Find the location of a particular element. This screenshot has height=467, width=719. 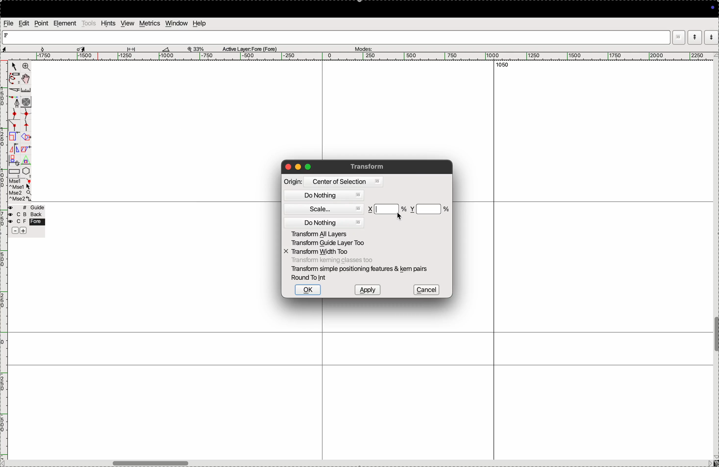

cut is located at coordinates (15, 91).